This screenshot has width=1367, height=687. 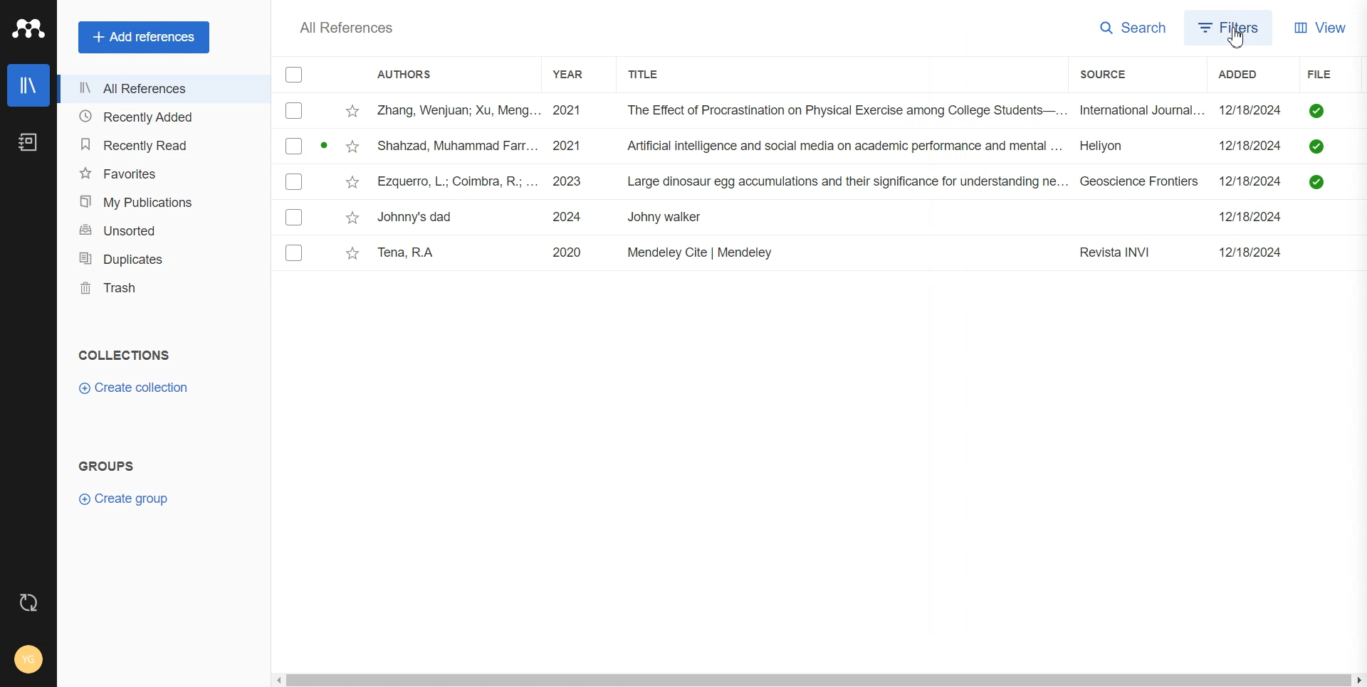 I want to click on My Publication, so click(x=161, y=199).